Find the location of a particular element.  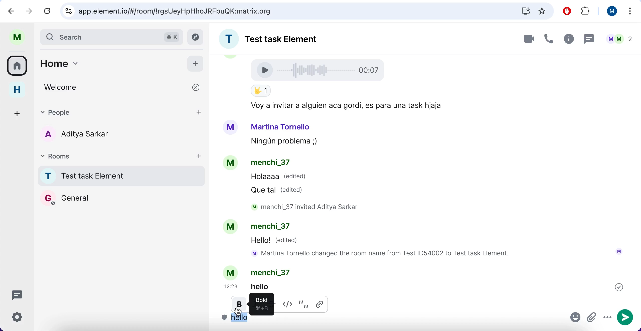

Voice Recording 00:07 is located at coordinates (319, 70).